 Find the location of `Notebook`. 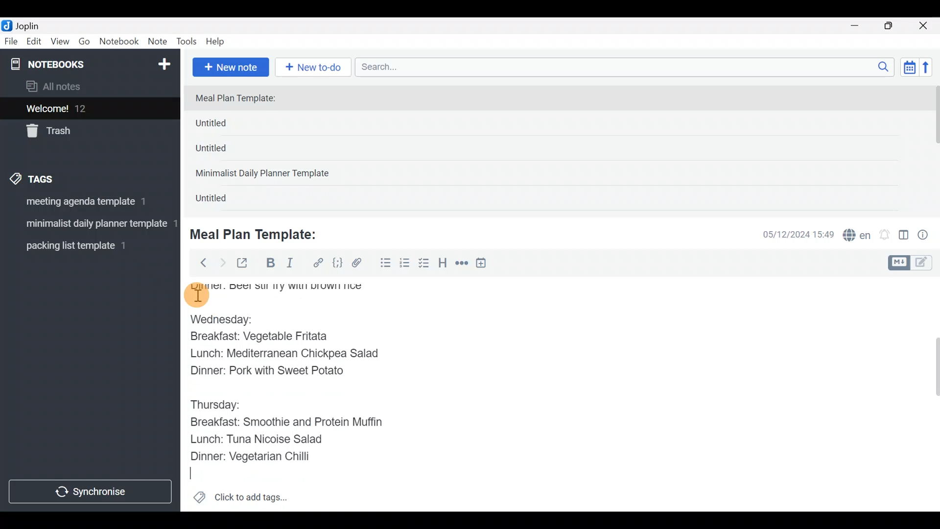

Notebook is located at coordinates (119, 42).